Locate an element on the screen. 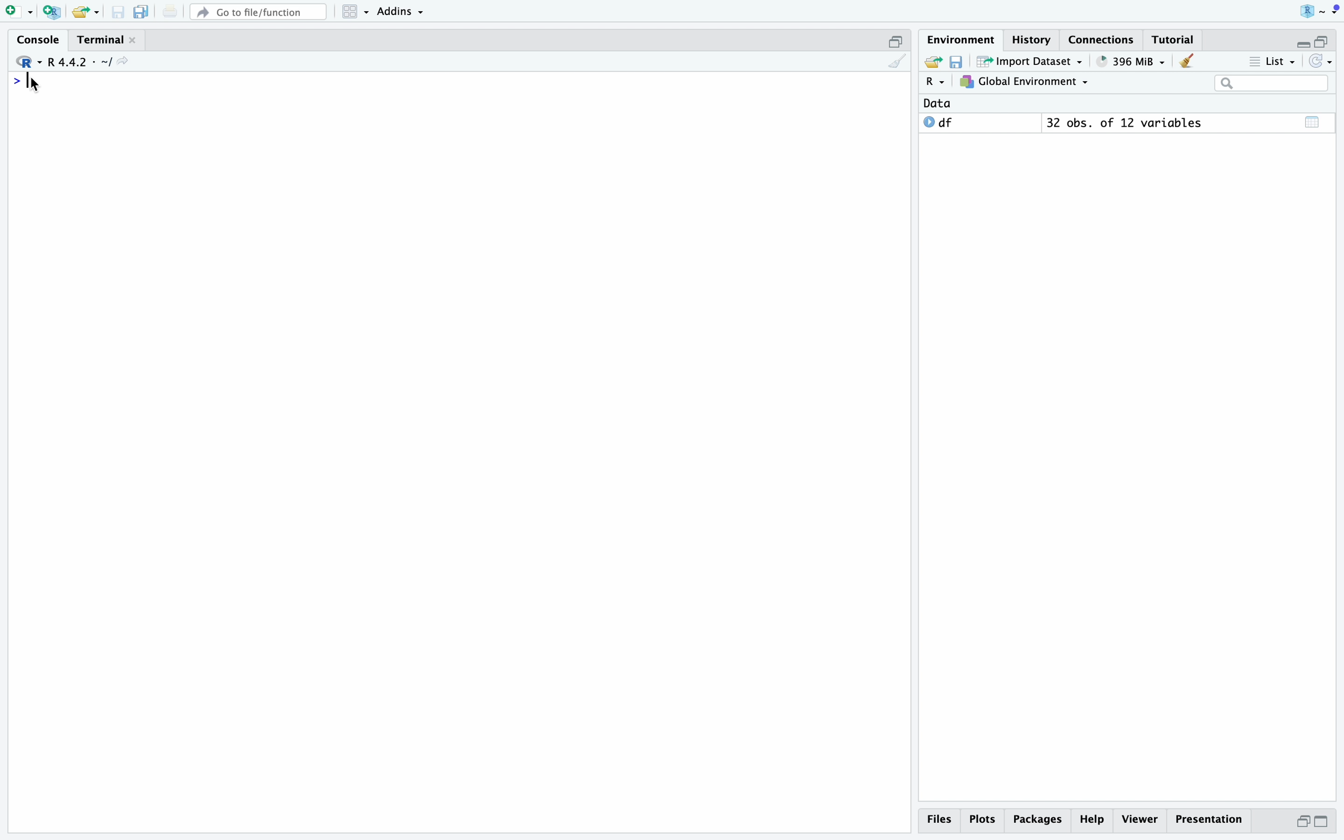 Image resolution: width=1344 pixels, height=840 pixels. data is located at coordinates (937, 103).